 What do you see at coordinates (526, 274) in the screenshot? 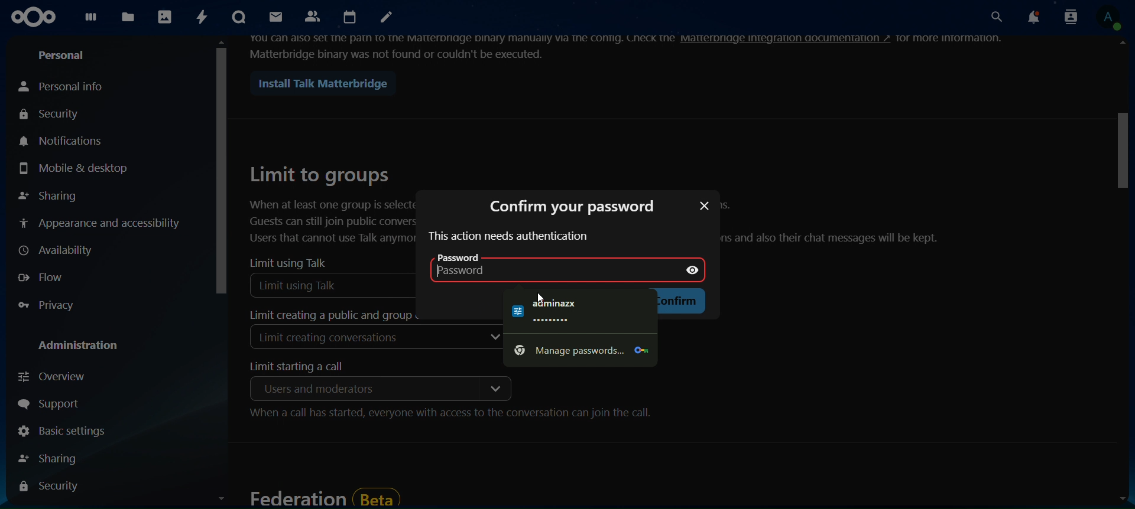
I see `input password` at bounding box center [526, 274].